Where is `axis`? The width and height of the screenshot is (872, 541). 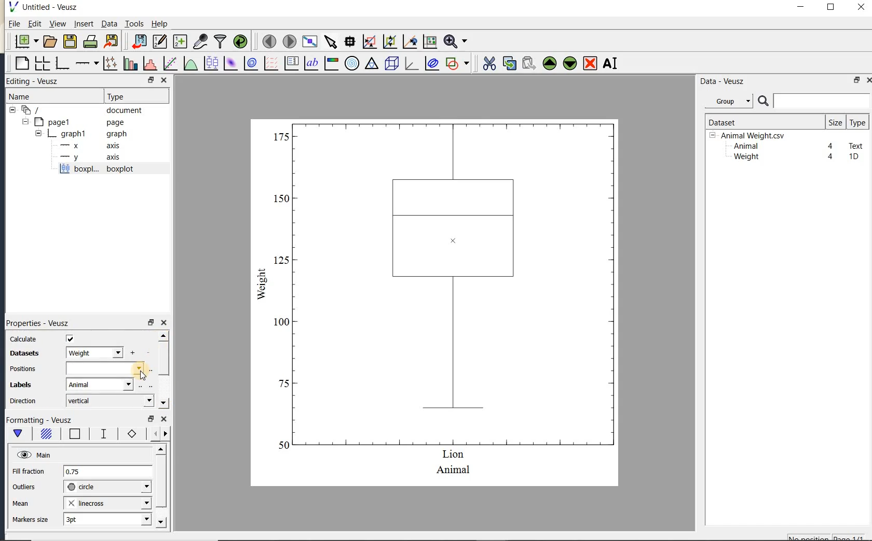
axis is located at coordinates (88, 158).